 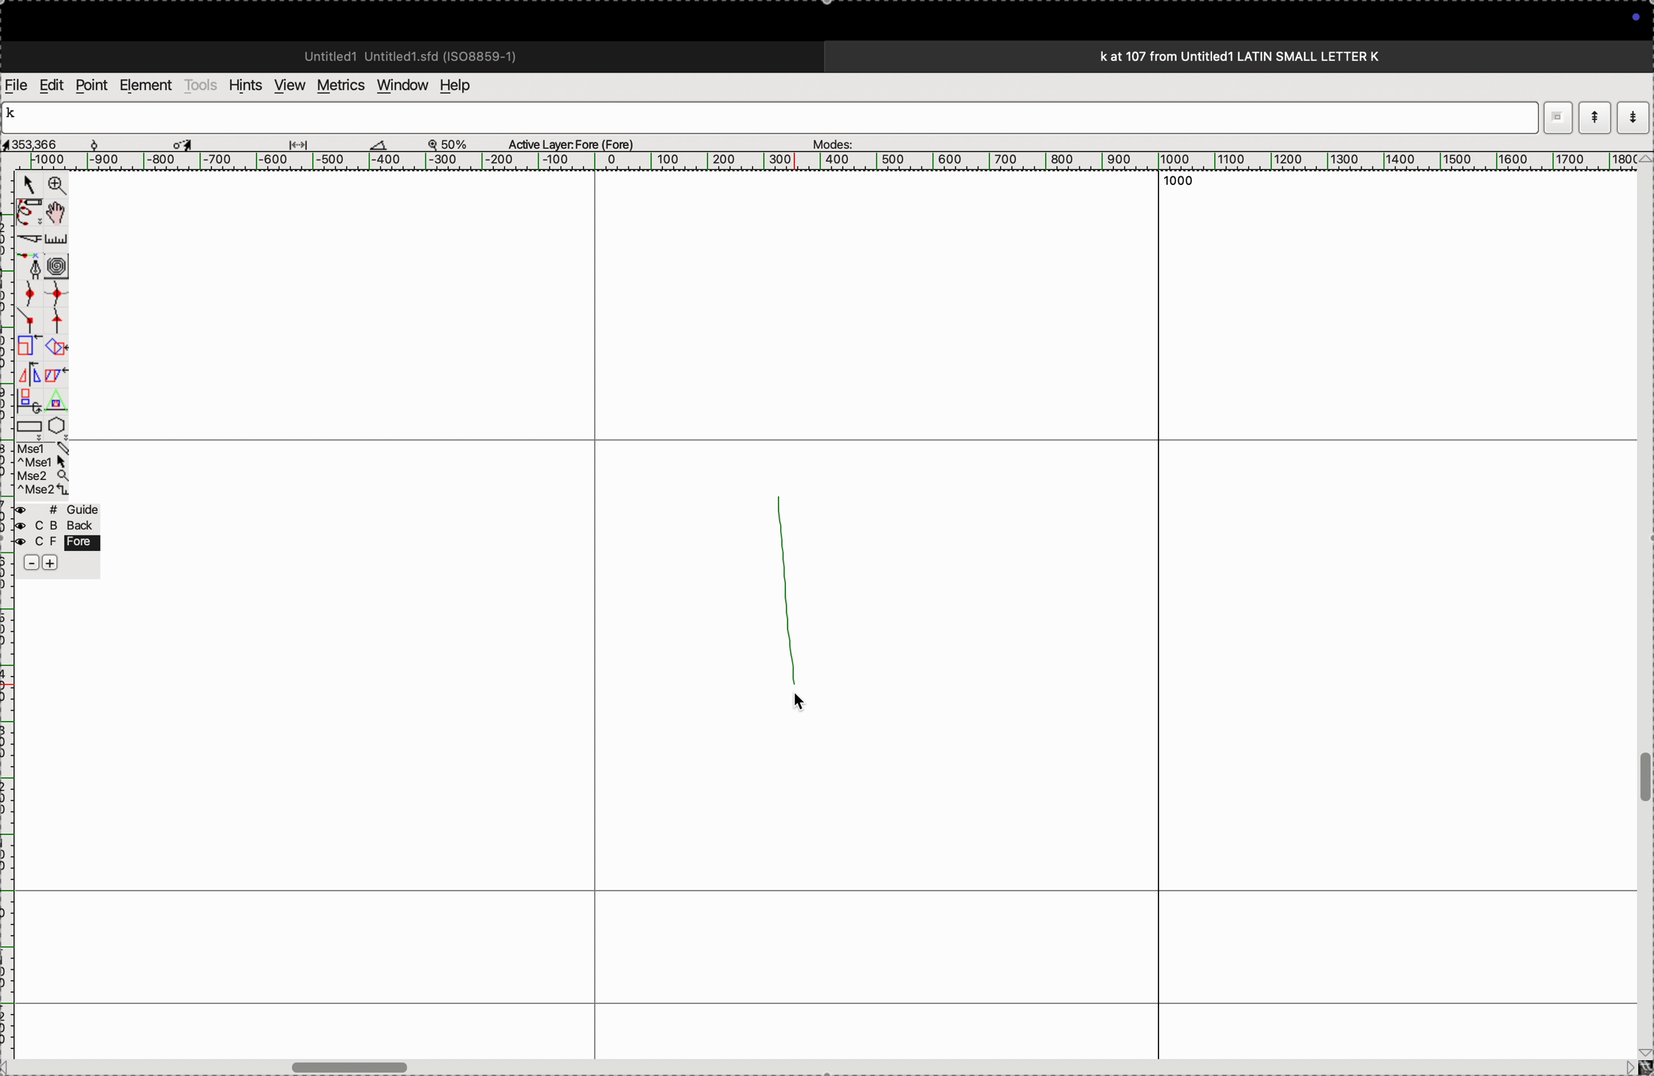 What do you see at coordinates (400, 84) in the screenshot?
I see `window` at bounding box center [400, 84].